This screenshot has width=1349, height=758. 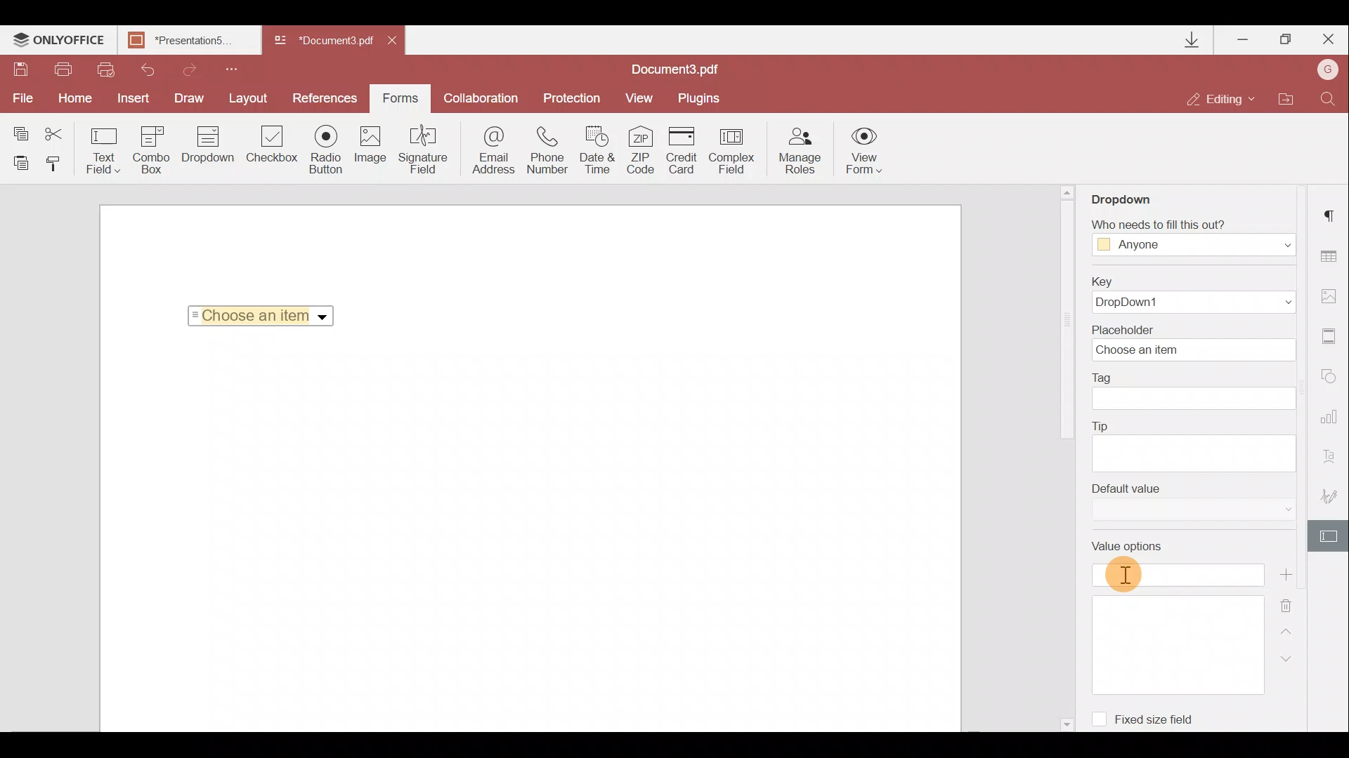 I want to click on Shapes settings, so click(x=1331, y=379).